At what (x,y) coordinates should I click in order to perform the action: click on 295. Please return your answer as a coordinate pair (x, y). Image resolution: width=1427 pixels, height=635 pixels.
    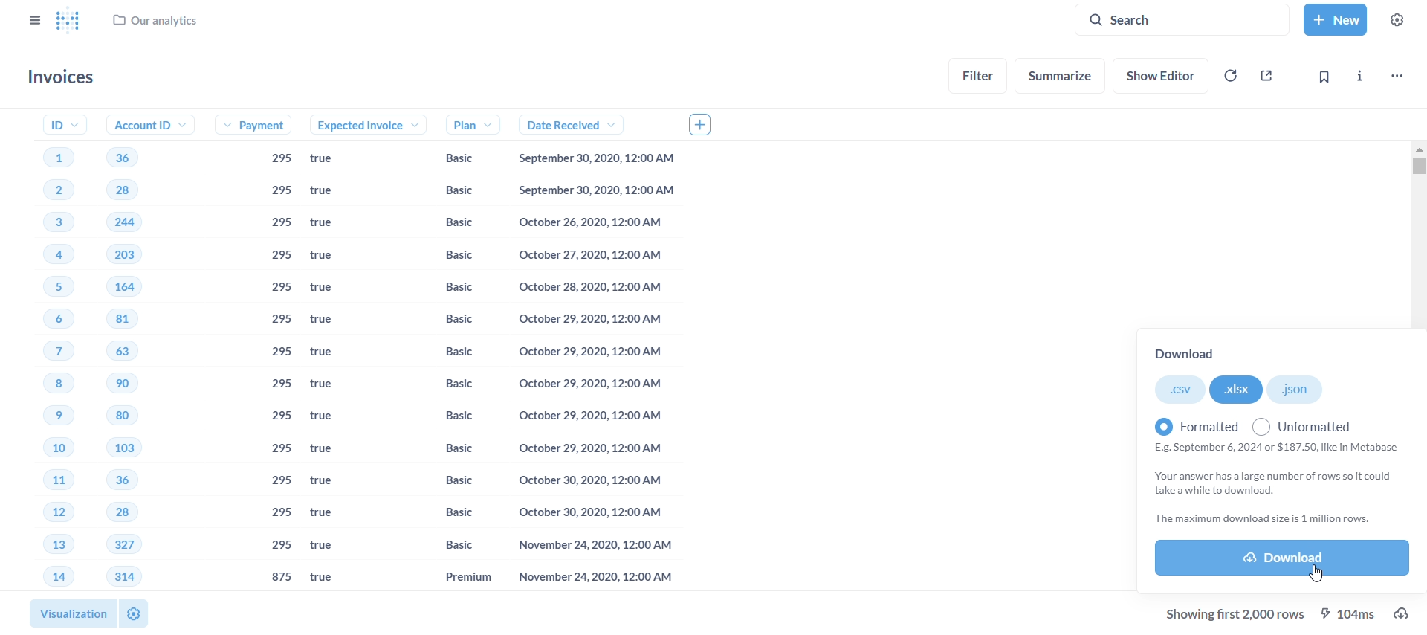
    Looking at the image, I should click on (280, 480).